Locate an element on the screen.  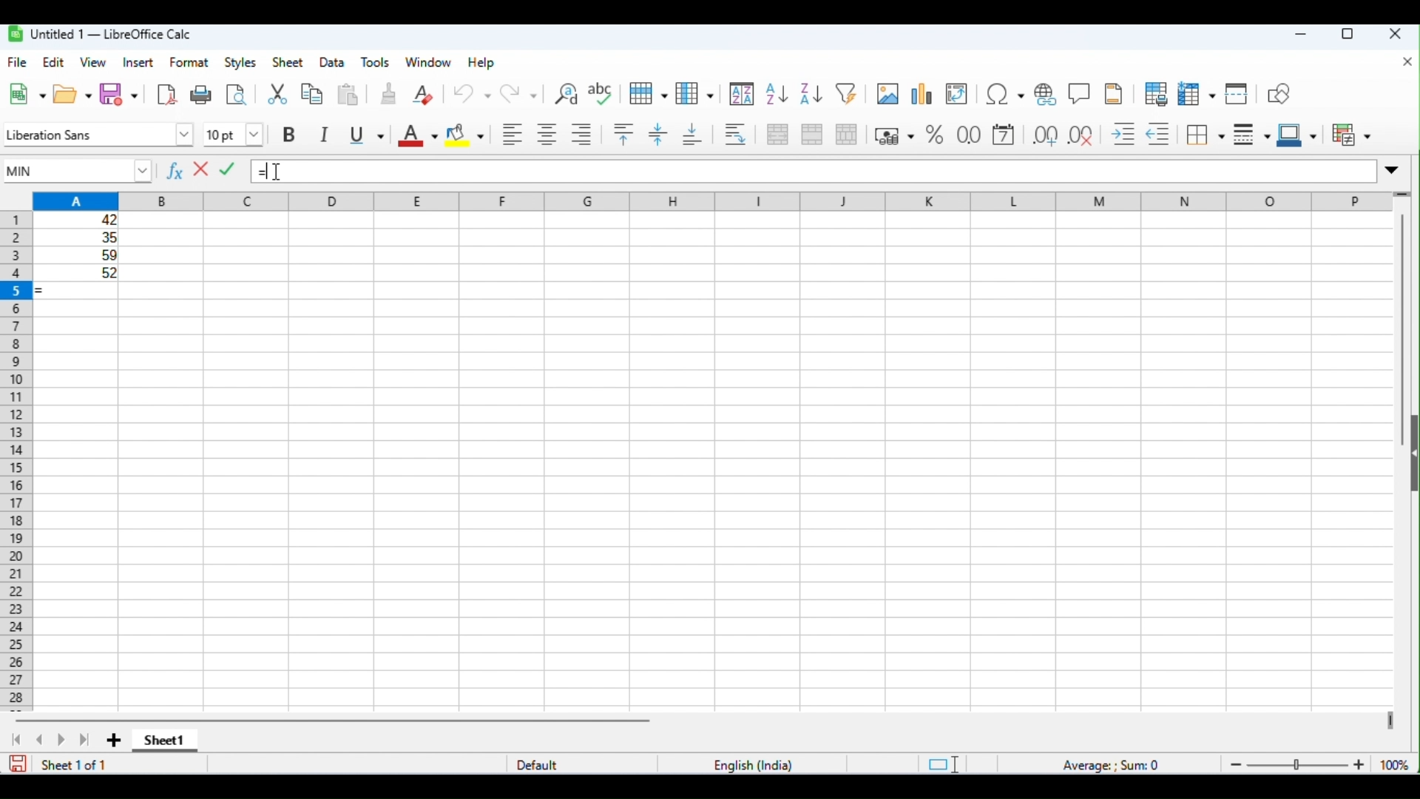
window is located at coordinates (429, 64).